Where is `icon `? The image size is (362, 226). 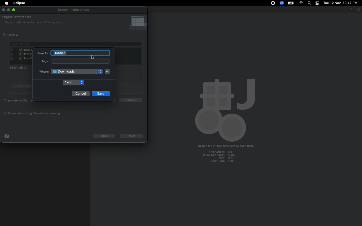
icon  is located at coordinates (138, 22).